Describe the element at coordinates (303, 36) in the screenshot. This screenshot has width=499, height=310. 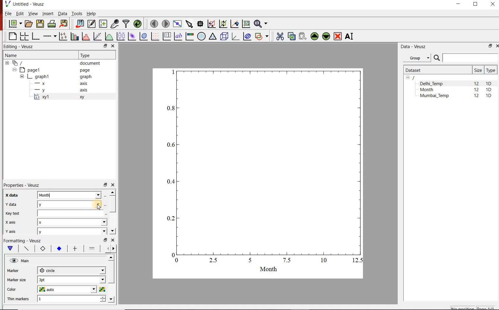
I see `paste widget from the clipboard` at that location.